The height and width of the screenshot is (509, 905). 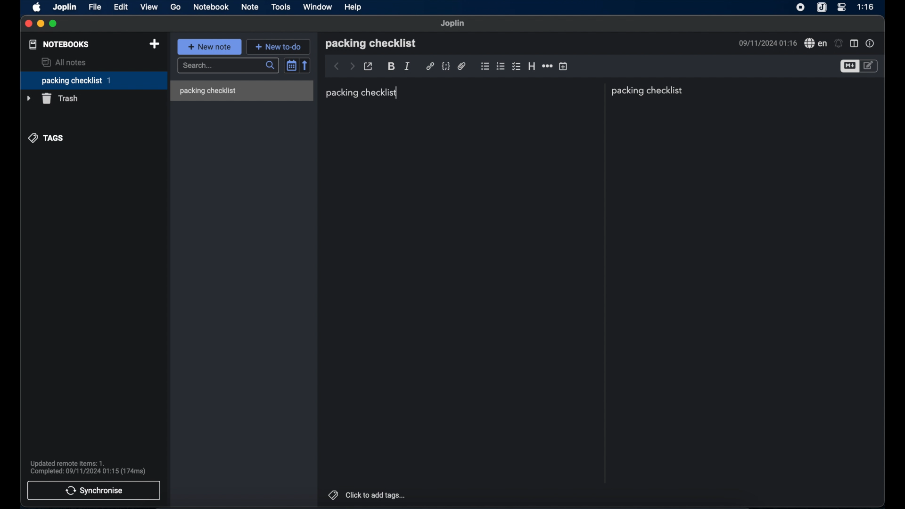 I want to click on bulleted checklist, so click(x=485, y=67).